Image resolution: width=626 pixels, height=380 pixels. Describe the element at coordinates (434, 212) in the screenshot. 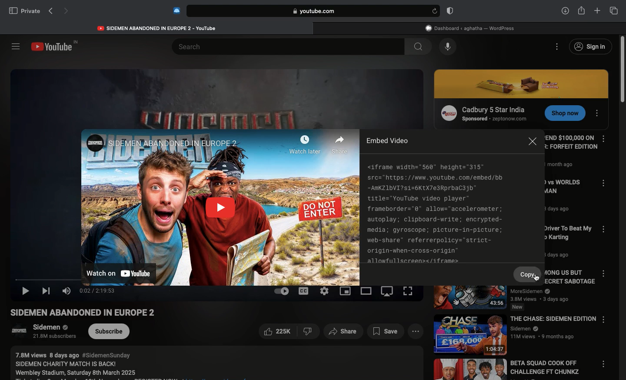

I see `Coe` at that location.